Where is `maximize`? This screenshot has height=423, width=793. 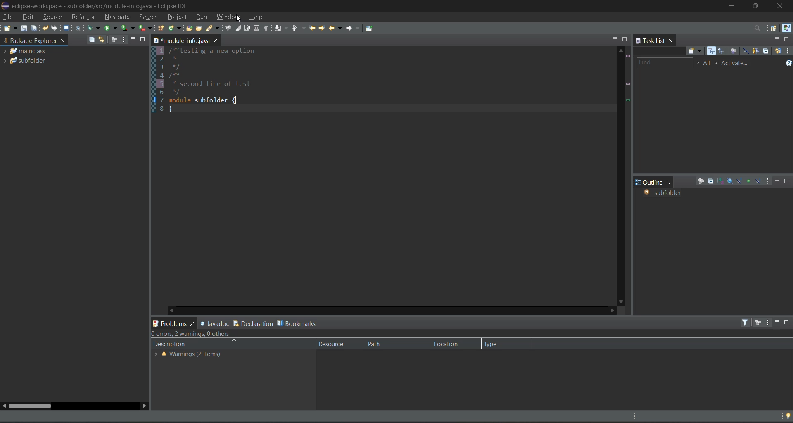 maximize is located at coordinates (756, 6).